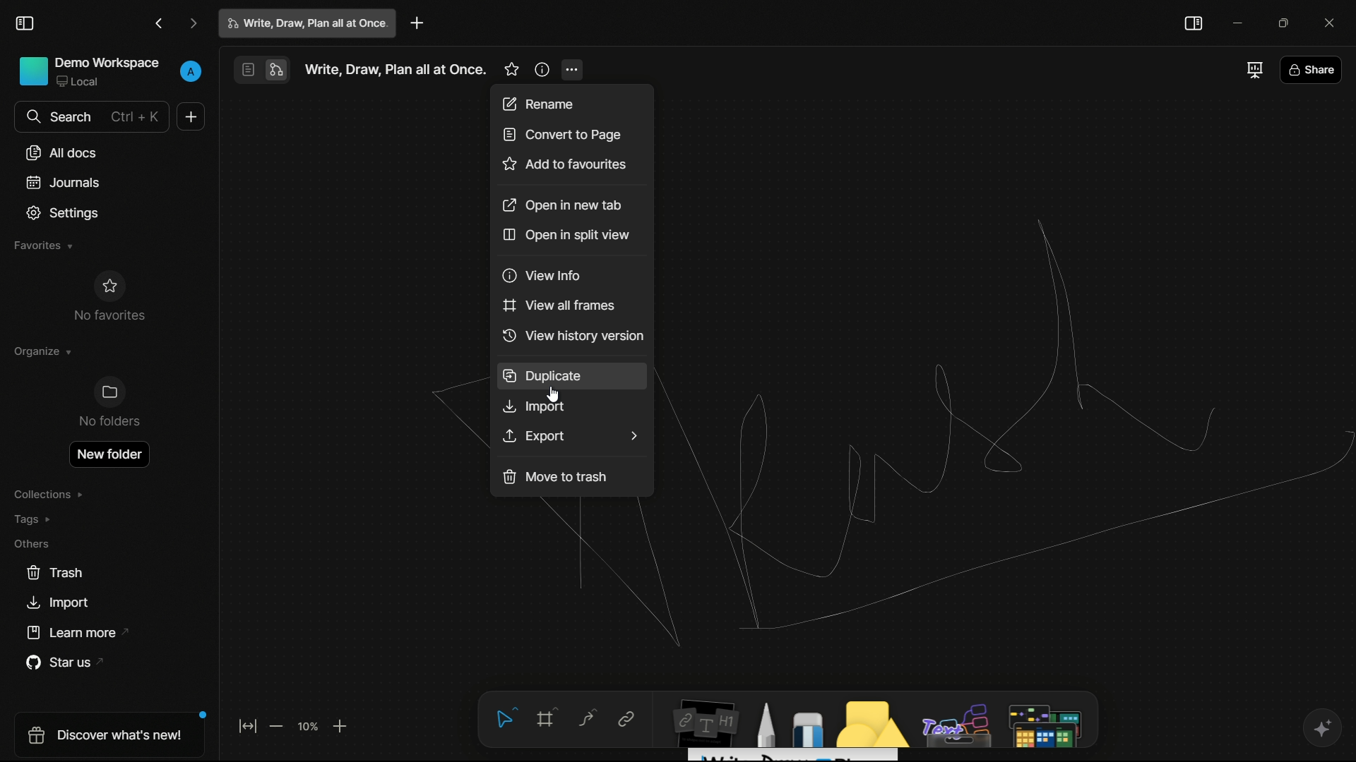 This screenshot has height=762, width=1356. What do you see at coordinates (1281, 24) in the screenshot?
I see `maximize or restore` at bounding box center [1281, 24].